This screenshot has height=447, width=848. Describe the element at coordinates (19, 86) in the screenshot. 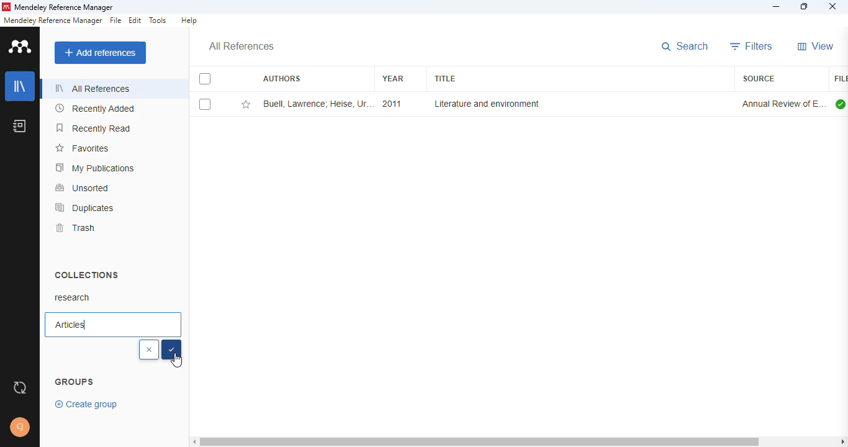

I see `library` at that location.